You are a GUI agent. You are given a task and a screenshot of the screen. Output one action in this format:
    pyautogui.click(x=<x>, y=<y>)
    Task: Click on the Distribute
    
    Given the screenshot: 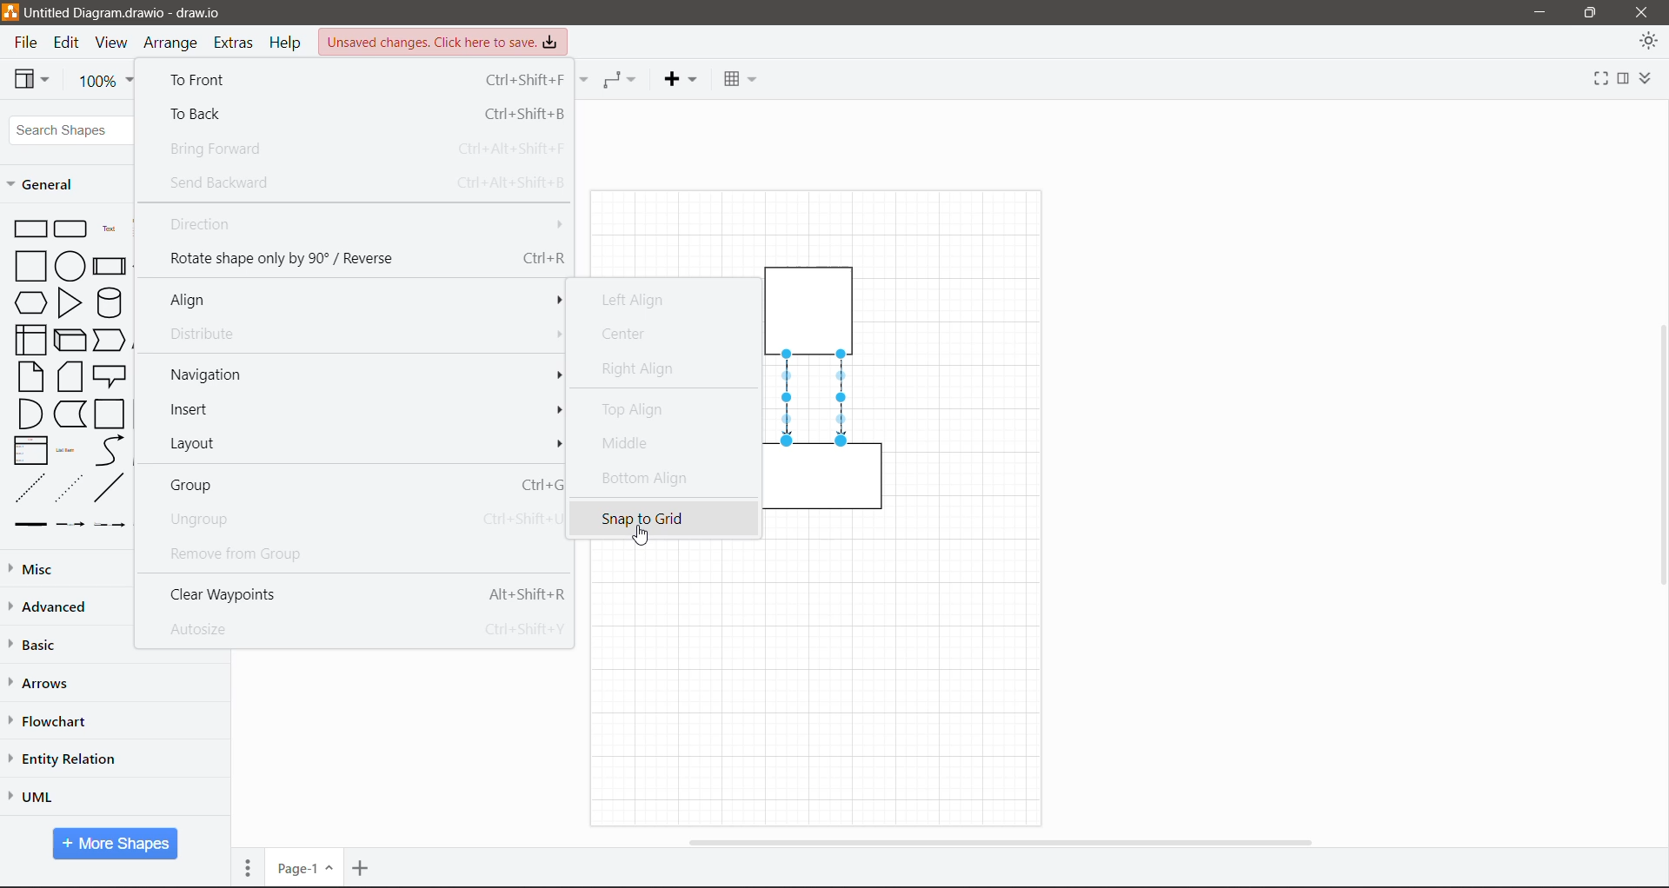 What is the action you would take?
    pyautogui.click(x=362, y=335)
    